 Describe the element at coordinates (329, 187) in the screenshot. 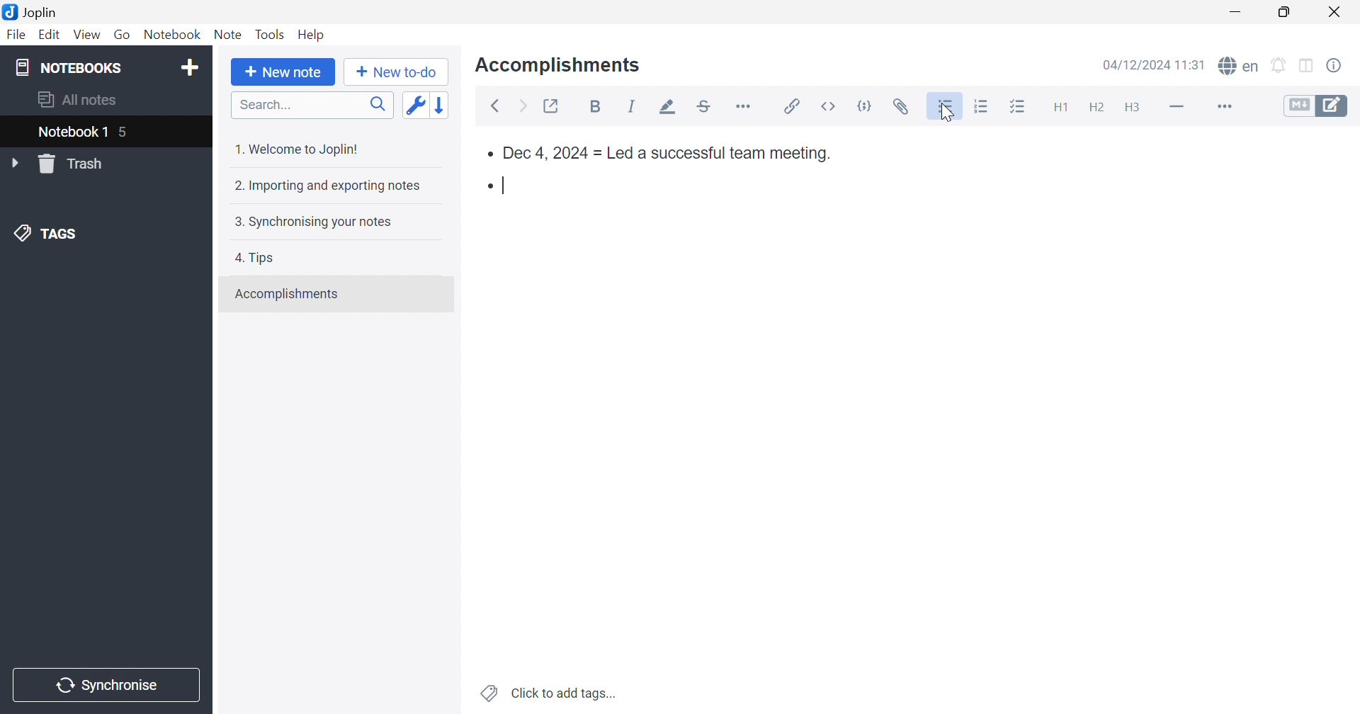

I see `2. Importing and exporting notes` at that location.